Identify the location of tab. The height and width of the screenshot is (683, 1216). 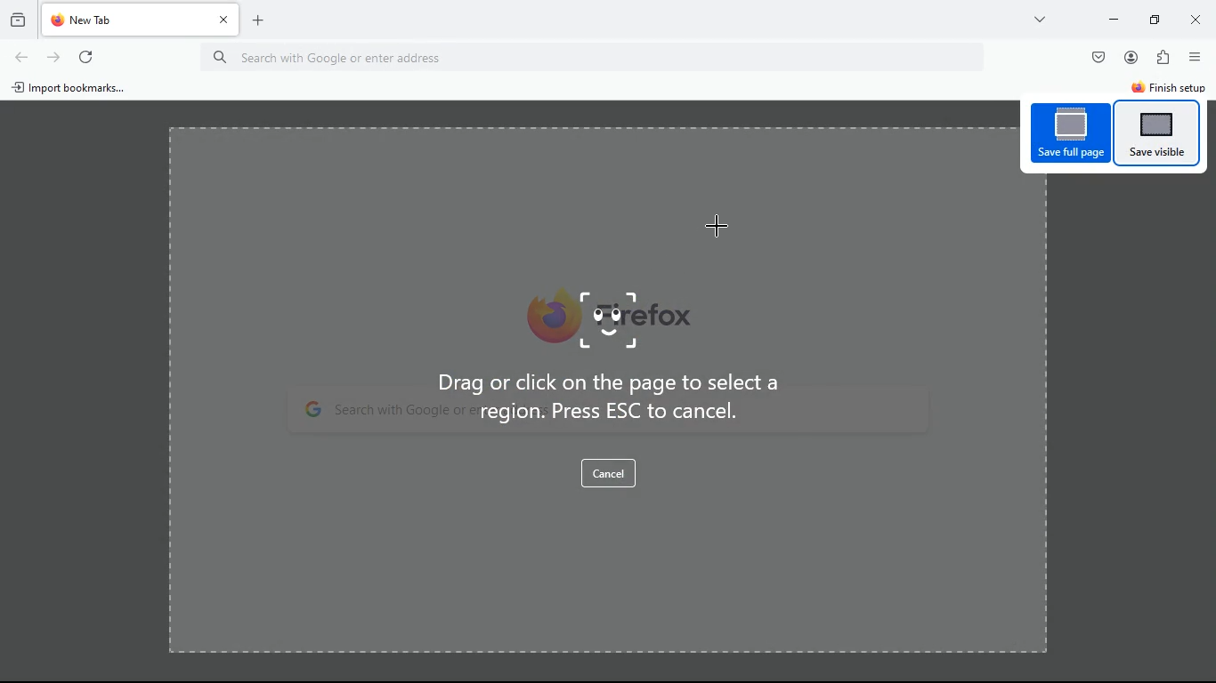
(143, 20).